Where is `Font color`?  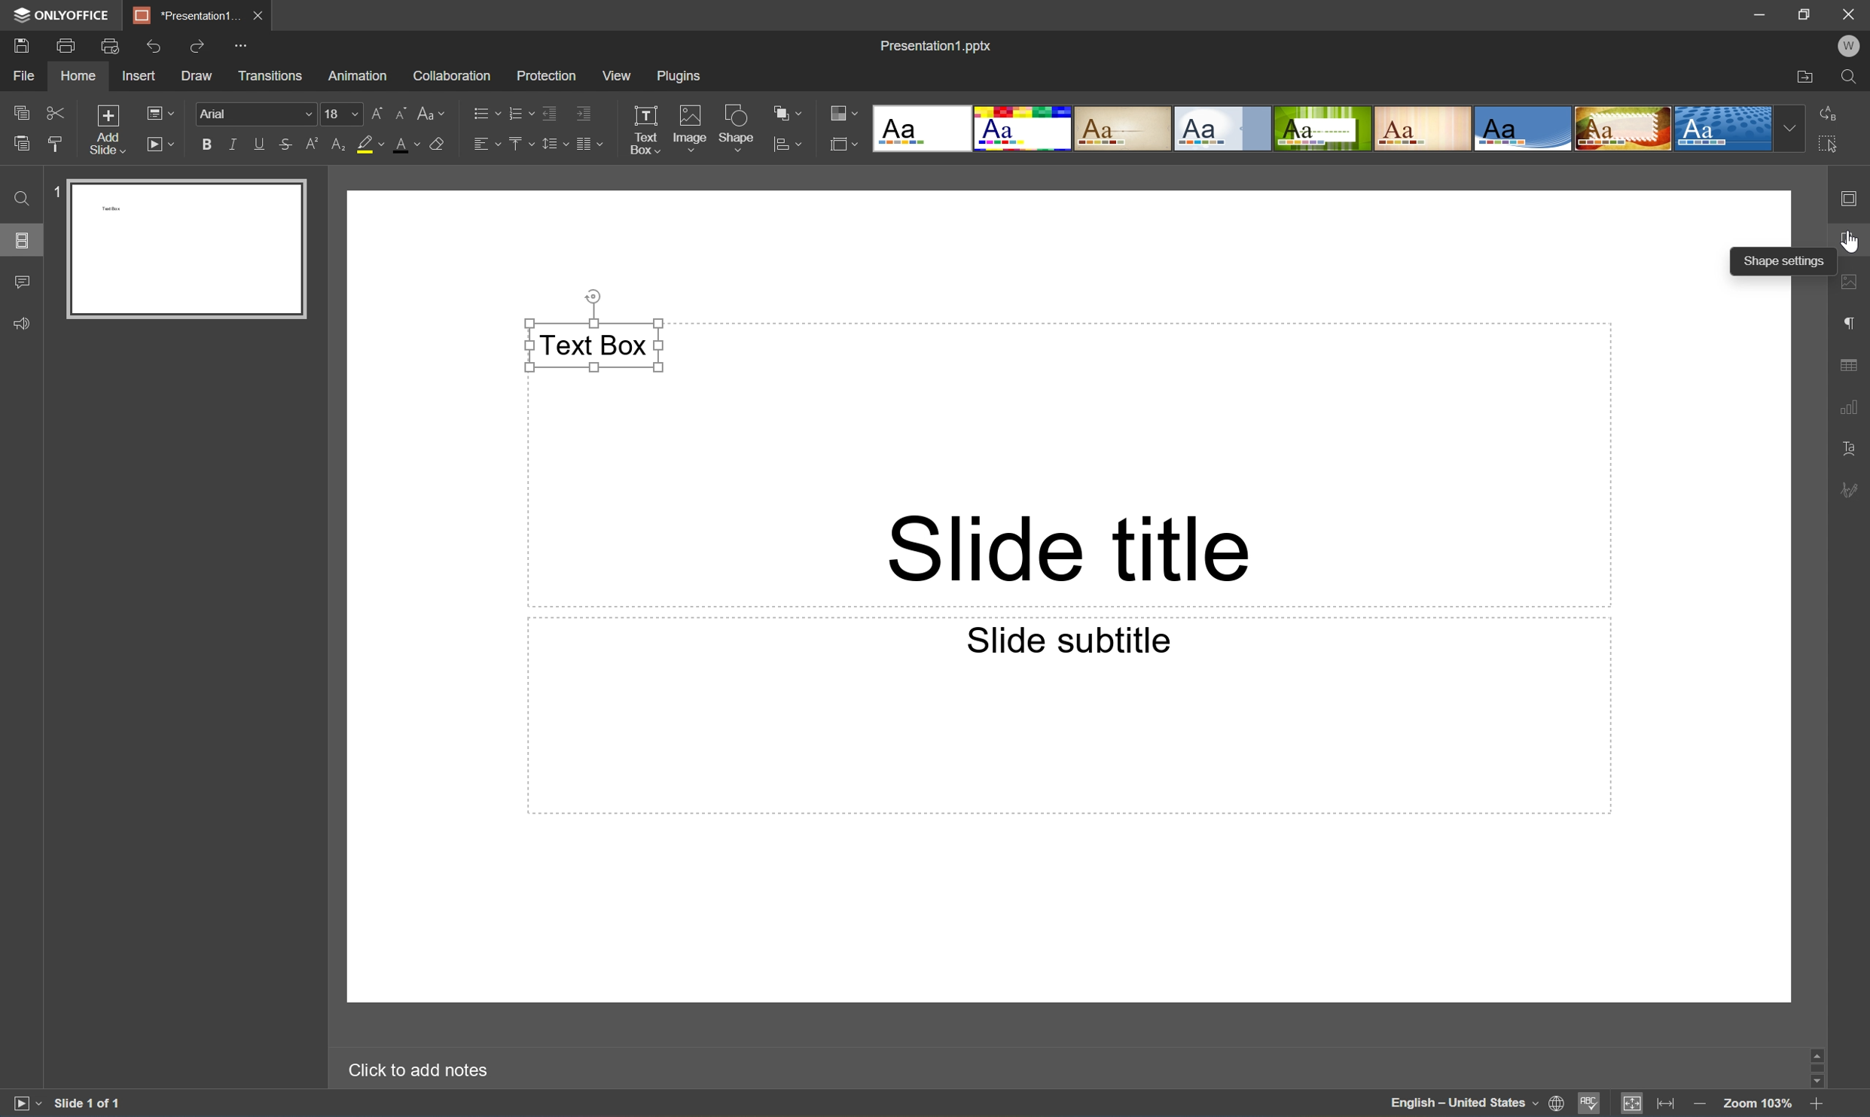 Font color is located at coordinates (404, 145).